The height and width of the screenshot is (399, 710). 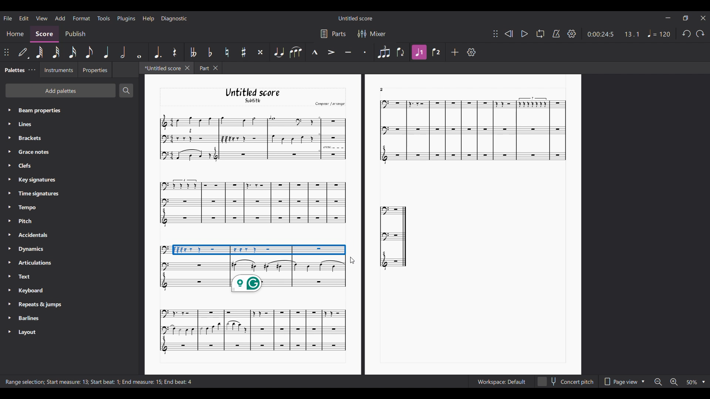 What do you see at coordinates (244, 52) in the screenshot?
I see `Toggle sharp` at bounding box center [244, 52].